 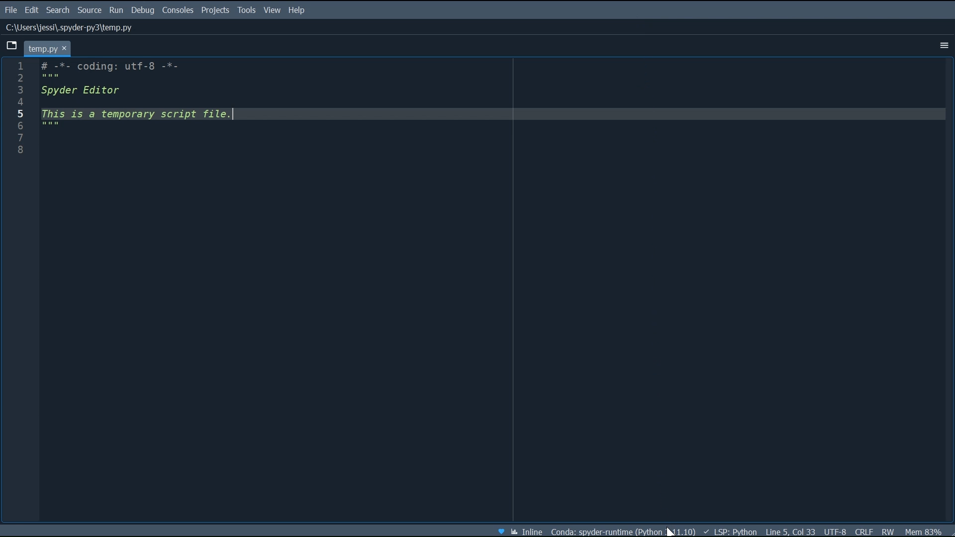 I want to click on Debug, so click(x=144, y=10).